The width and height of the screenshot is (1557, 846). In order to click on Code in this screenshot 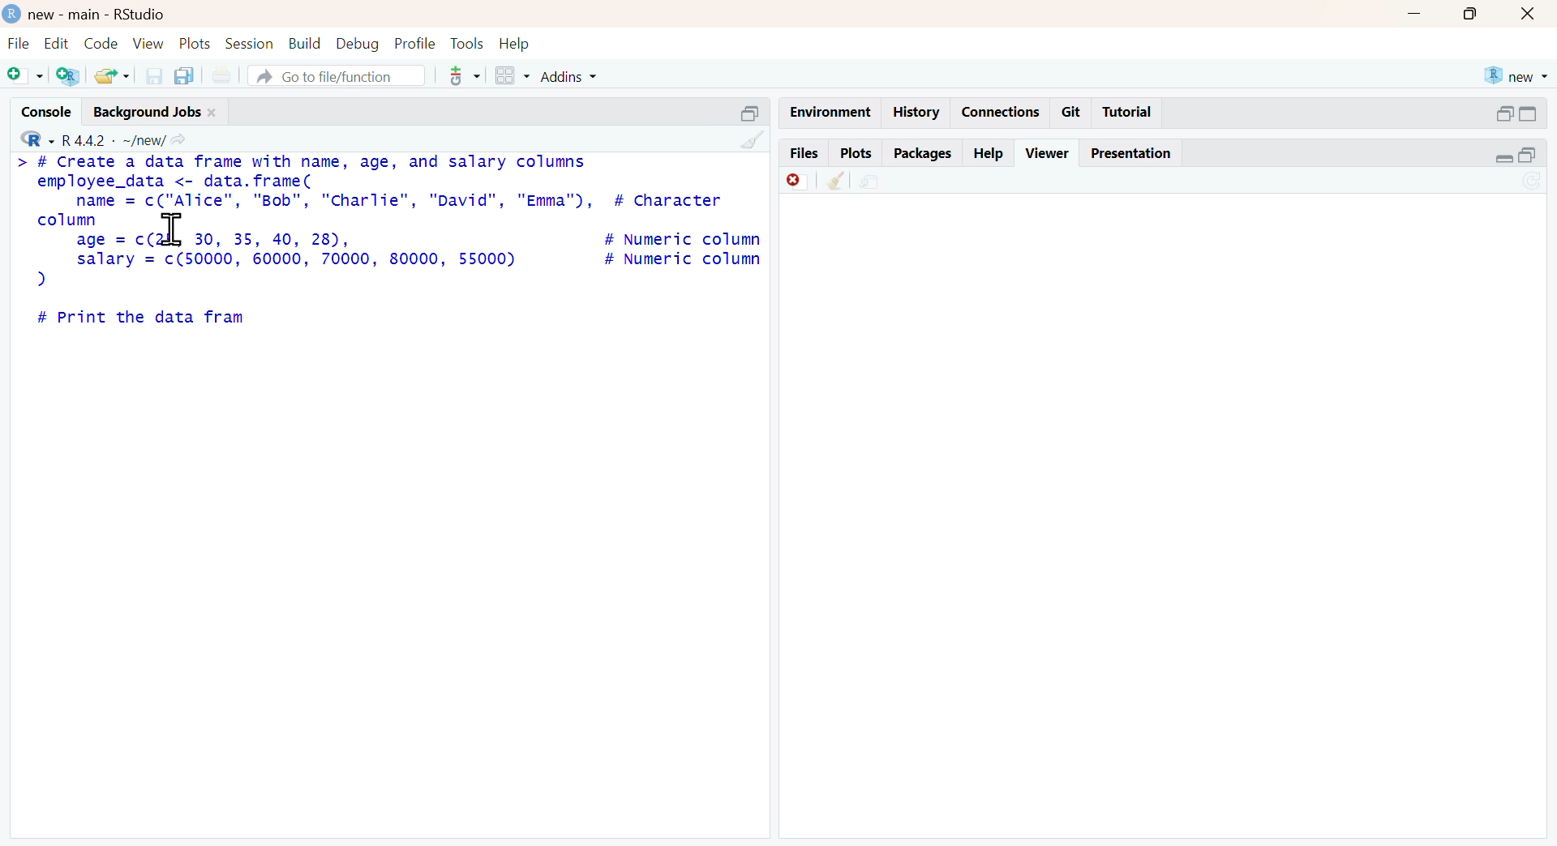, I will do `click(100, 42)`.